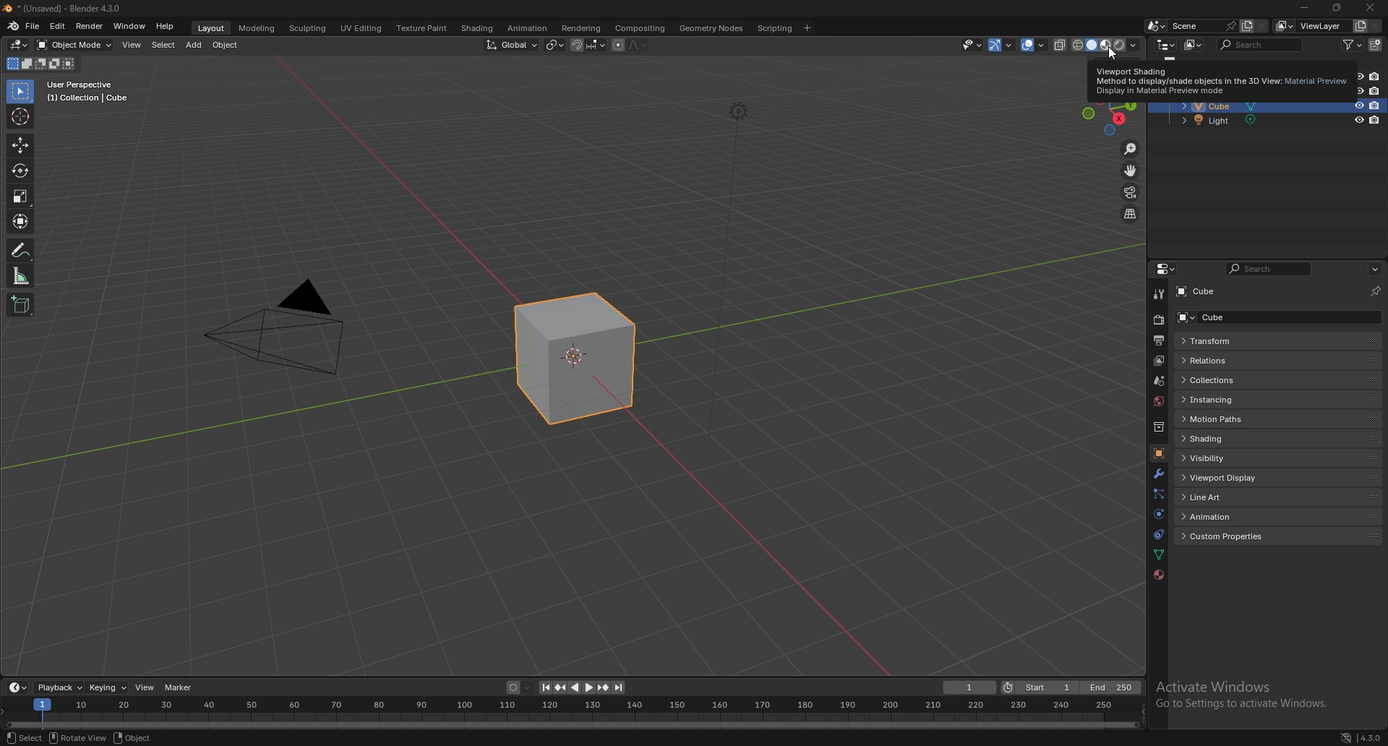  What do you see at coordinates (1374, 120) in the screenshot?
I see `disable in renders` at bounding box center [1374, 120].